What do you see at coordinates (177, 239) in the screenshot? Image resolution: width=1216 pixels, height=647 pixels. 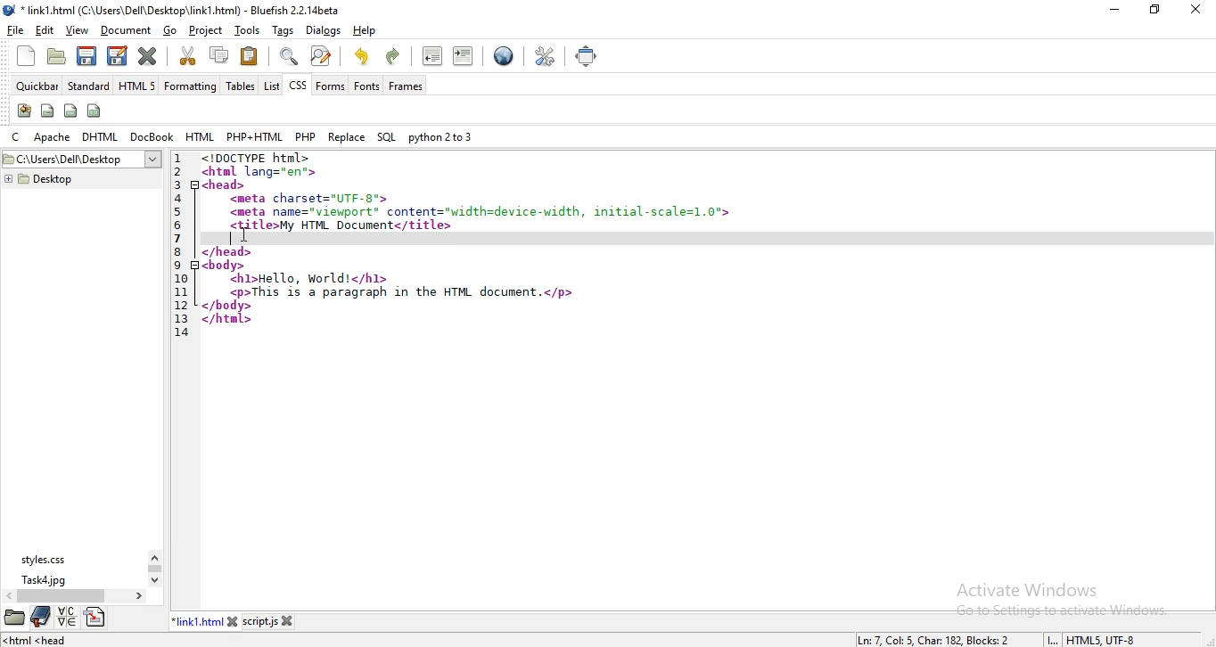 I see `7` at bounding box center [177, 239].